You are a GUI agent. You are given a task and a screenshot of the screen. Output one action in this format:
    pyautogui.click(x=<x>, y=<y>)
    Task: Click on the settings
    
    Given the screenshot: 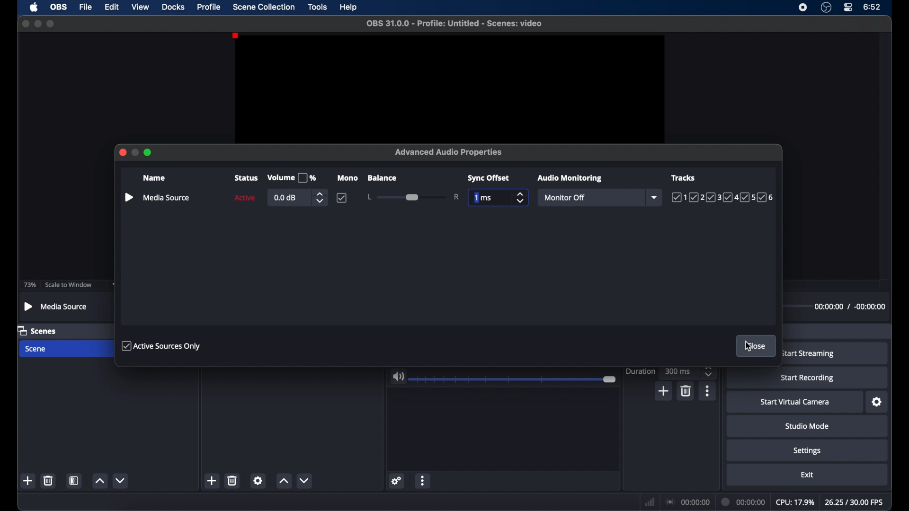 What is the action you would take?
    pyautogui.click(x=397, y=481)
    